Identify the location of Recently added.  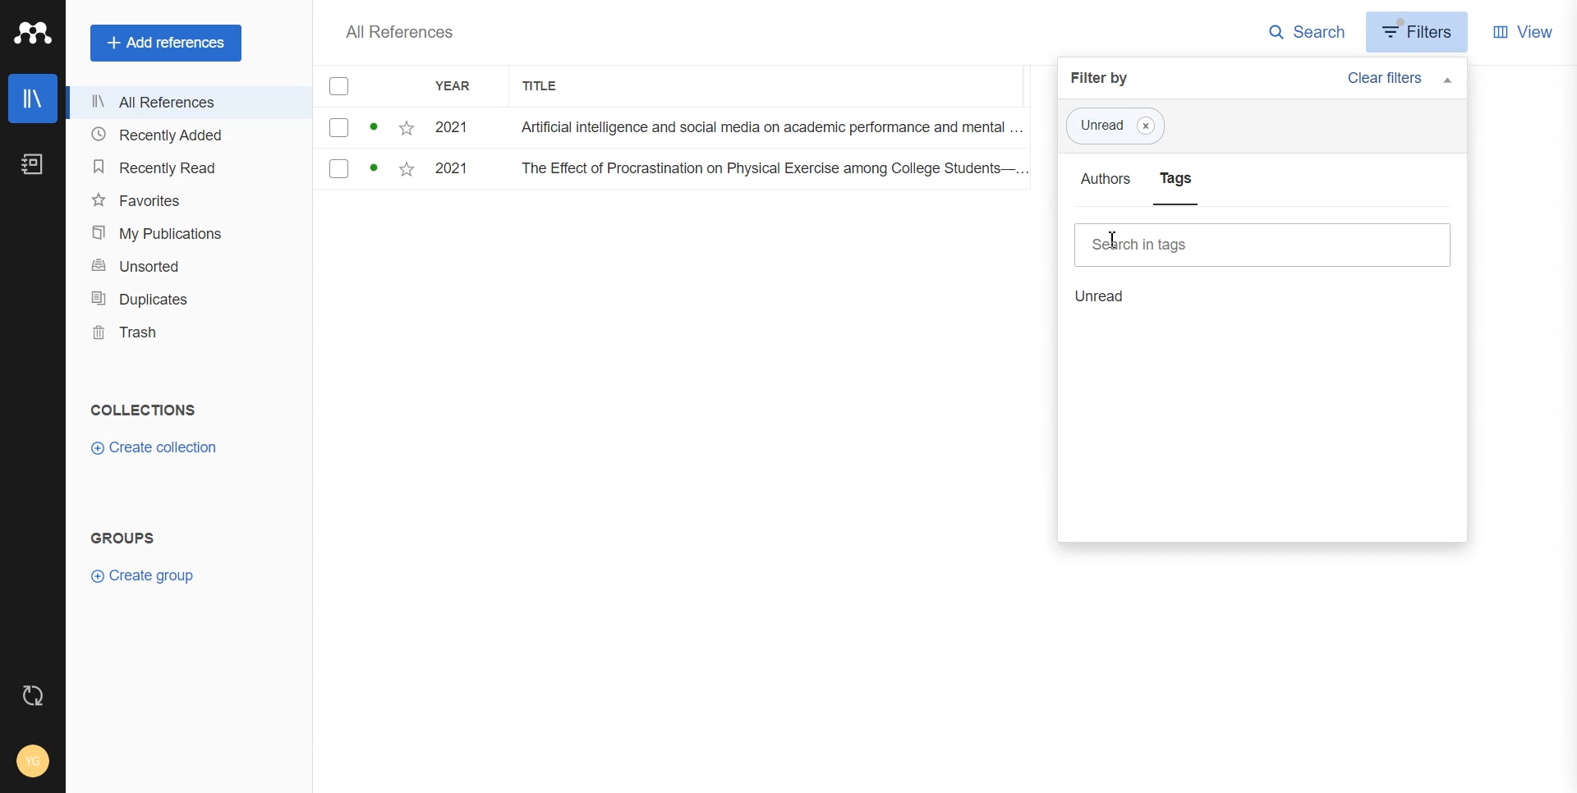
(187, 135).